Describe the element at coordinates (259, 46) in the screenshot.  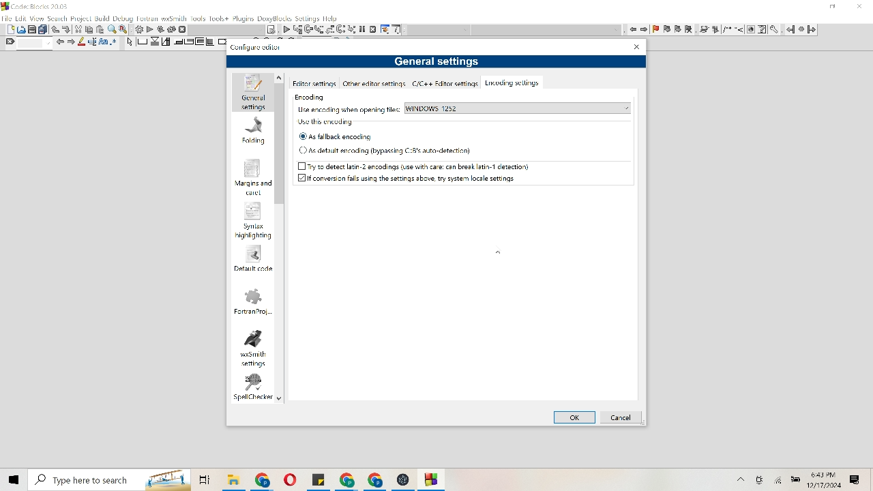
I see `Configure editor` at that location.